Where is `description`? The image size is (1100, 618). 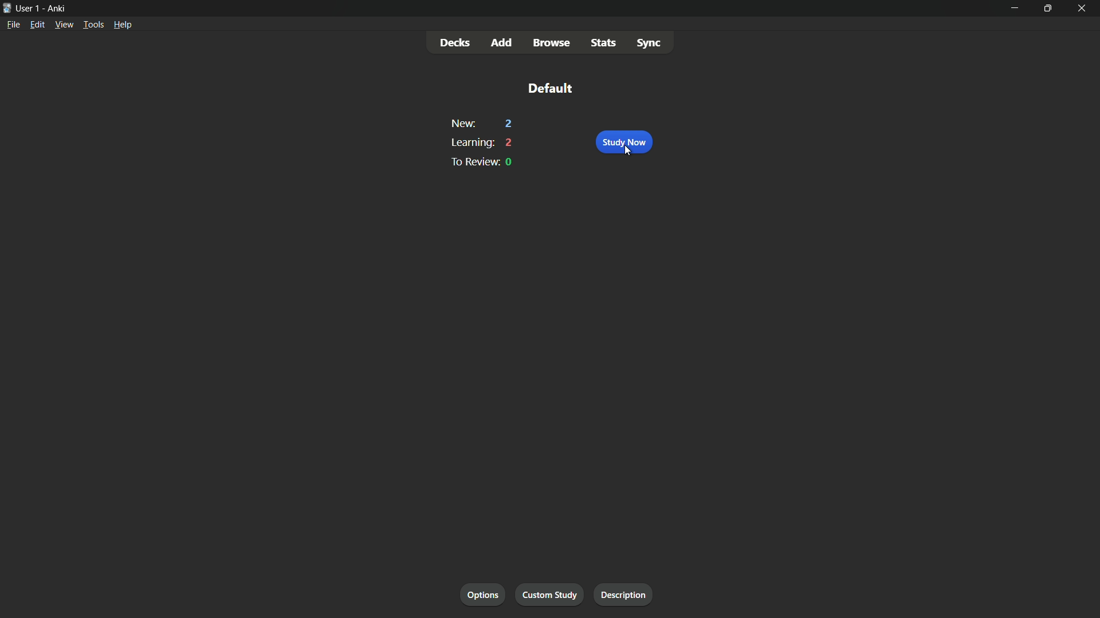
description is located at coordinates (623, 594).